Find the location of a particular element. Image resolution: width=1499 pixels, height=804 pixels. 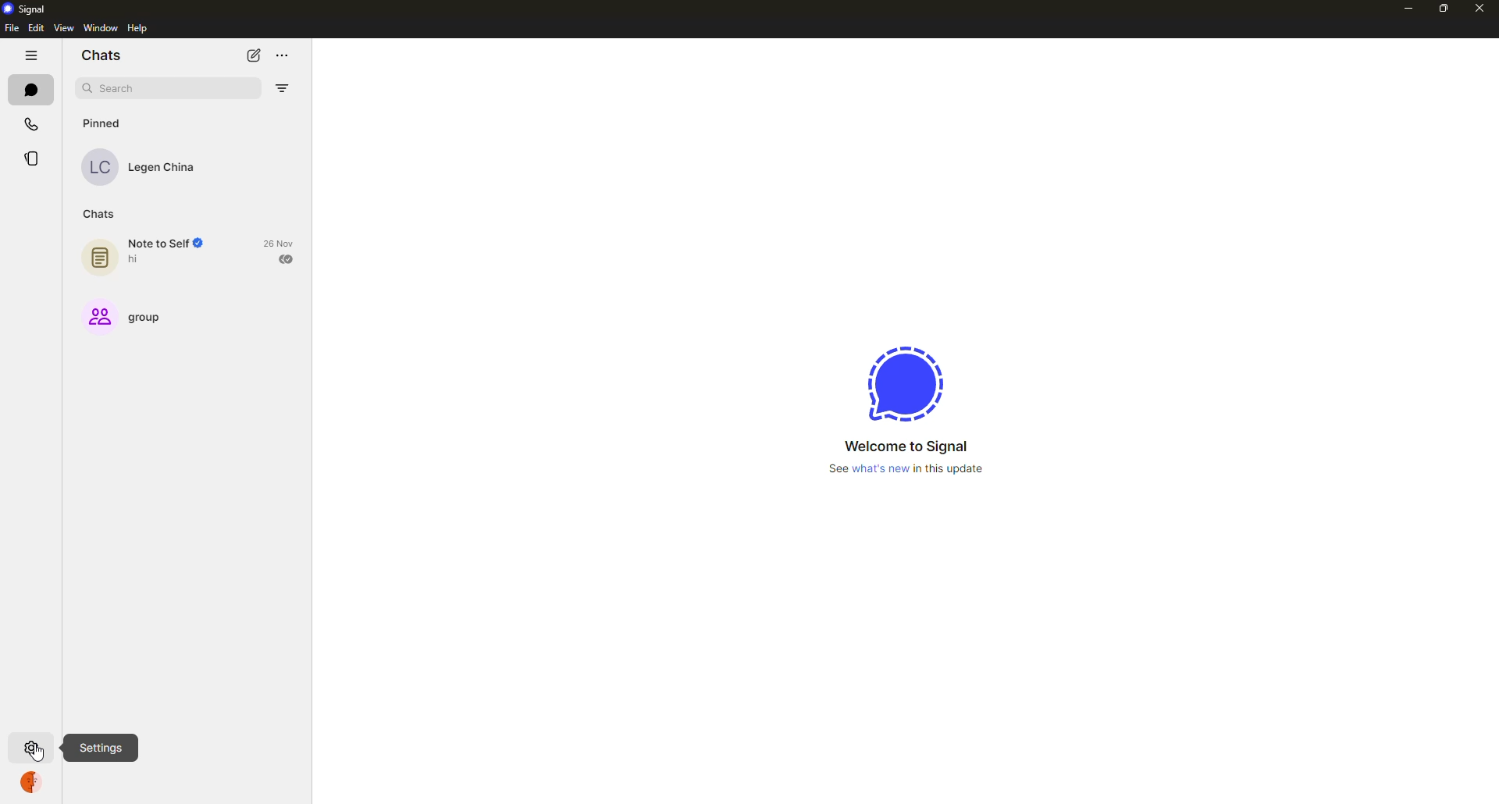

calls is located at coordinates (29, 123).